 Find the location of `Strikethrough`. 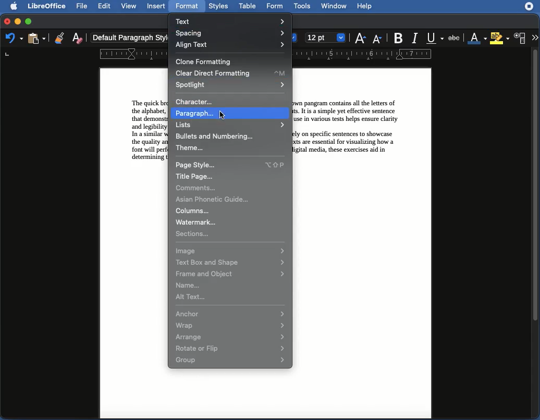

Strikethrough is located at coordinates (456, 38).